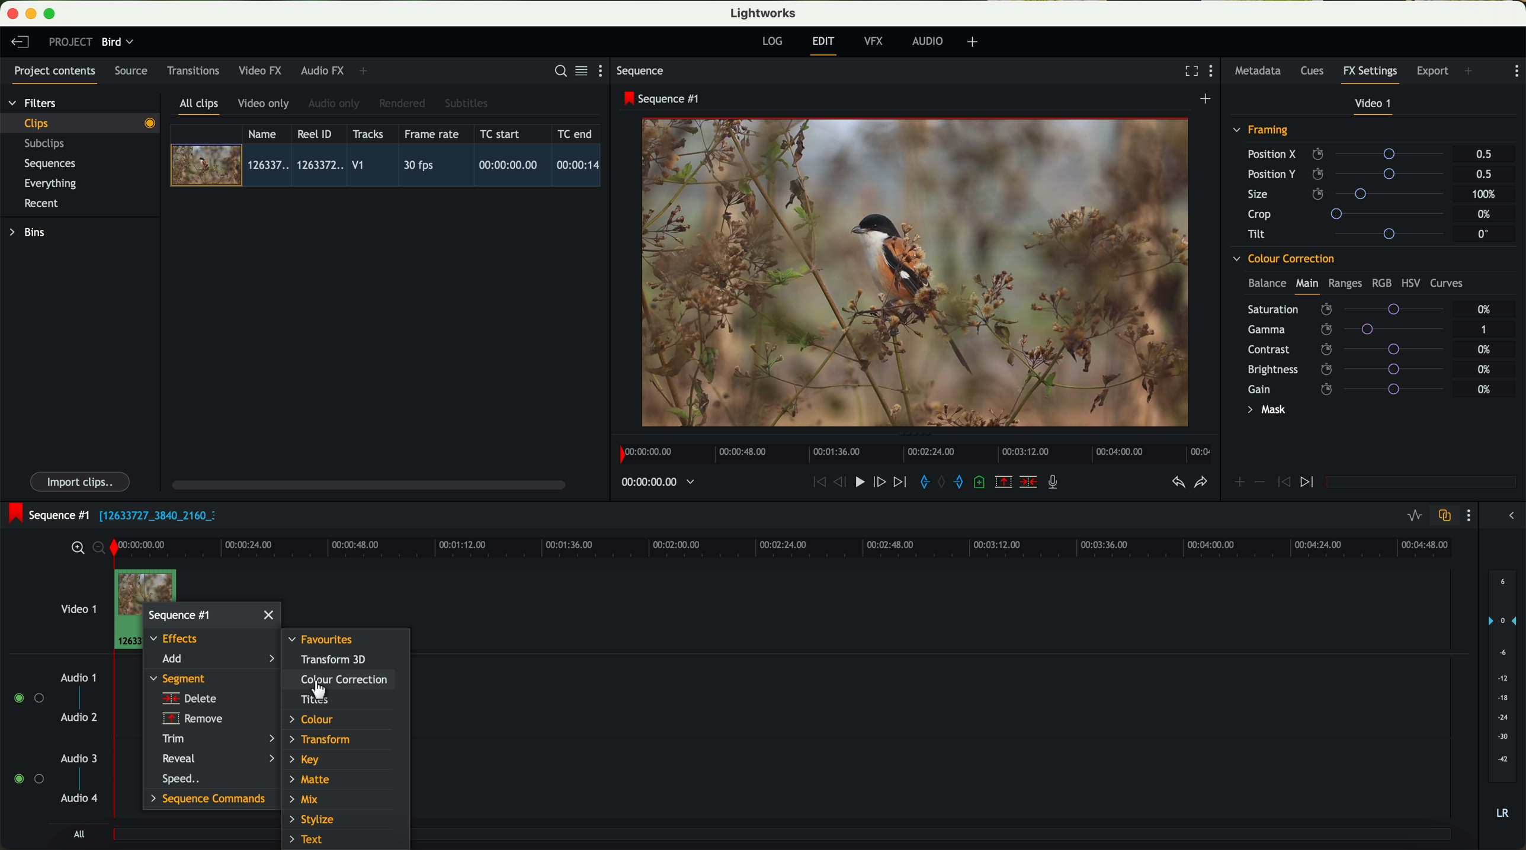 The width and height of the screenshot is (1526, 850). I want to click on audio only, so click(335, 104).